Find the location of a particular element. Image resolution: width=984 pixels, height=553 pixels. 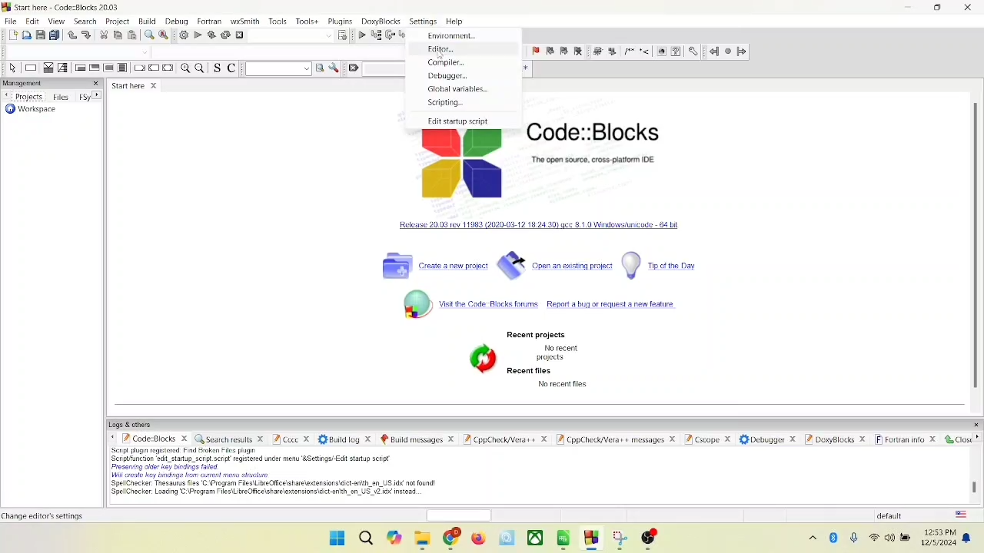

build message is located at coordinates (415, 438).